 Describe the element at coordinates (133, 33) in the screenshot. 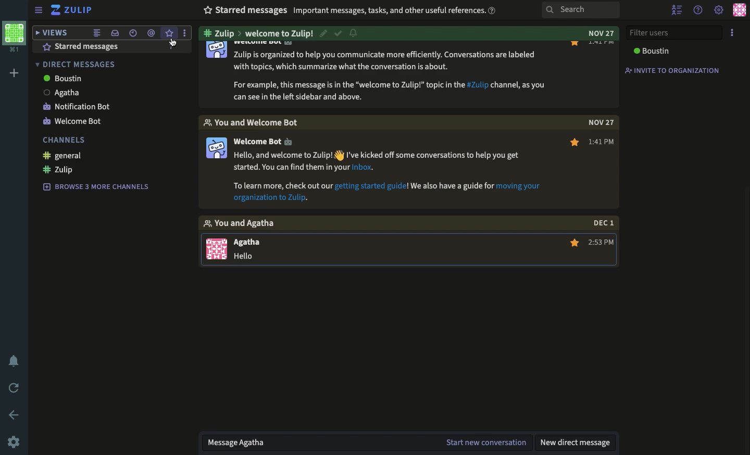

I see `recent conversations` at that location.